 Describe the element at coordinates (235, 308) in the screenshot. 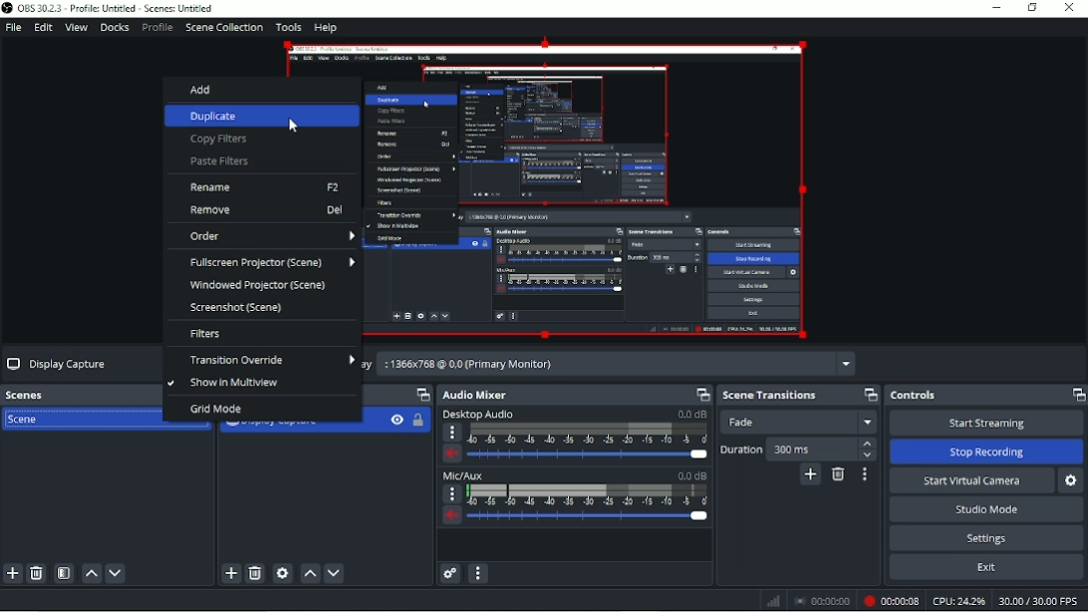

I see `Screenshot (Scene)` at that location.